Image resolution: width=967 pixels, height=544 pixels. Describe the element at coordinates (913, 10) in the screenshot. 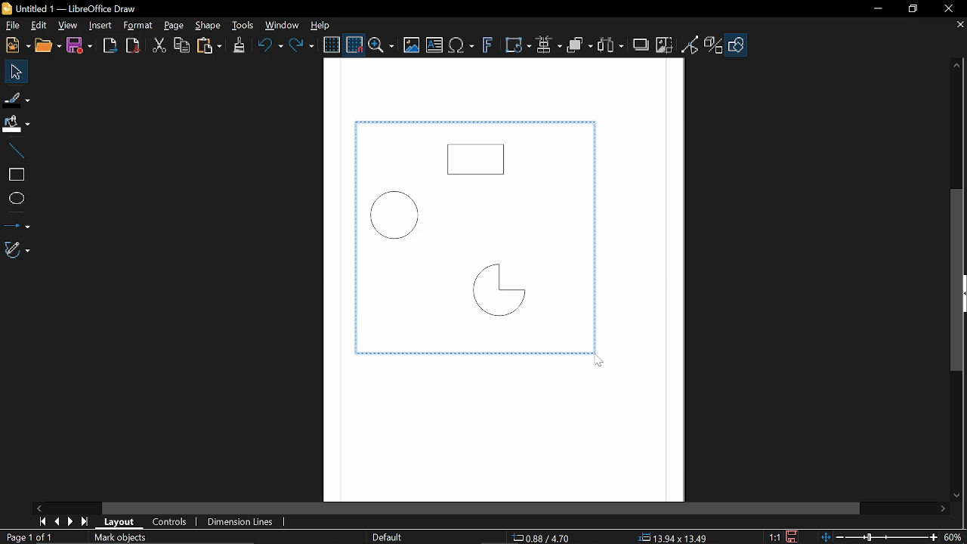

I see `Restore down` at that location.